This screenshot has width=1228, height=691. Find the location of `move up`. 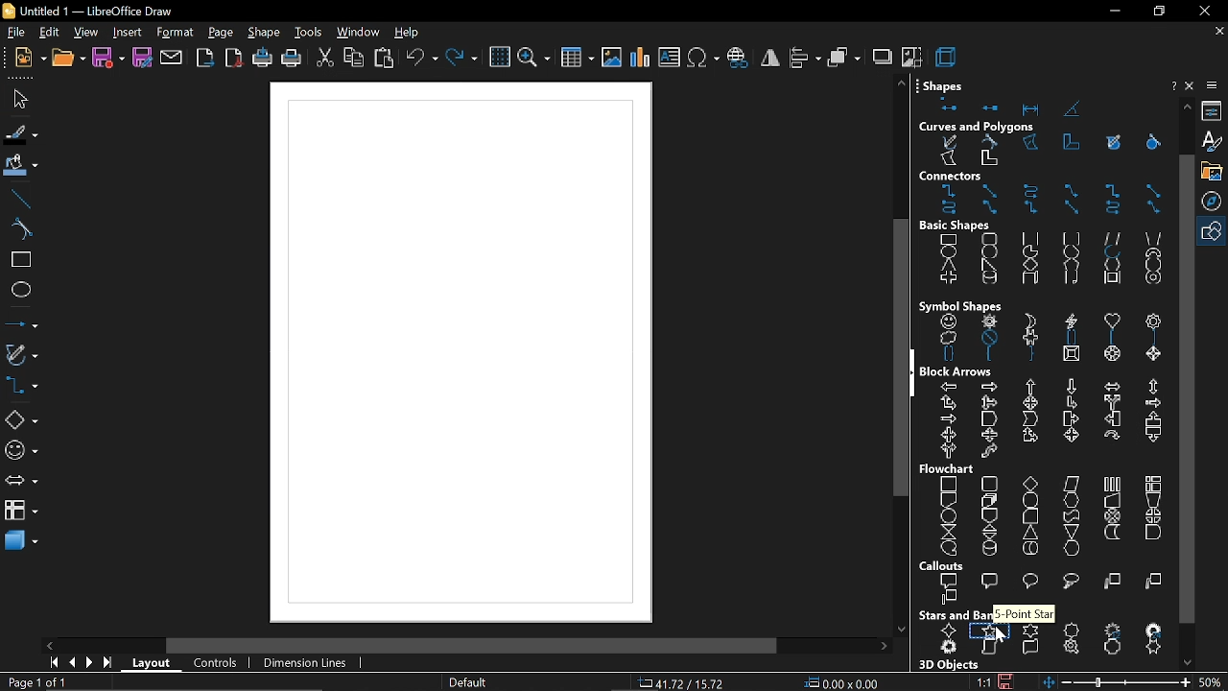

move up is located at coordinates (902, 84).